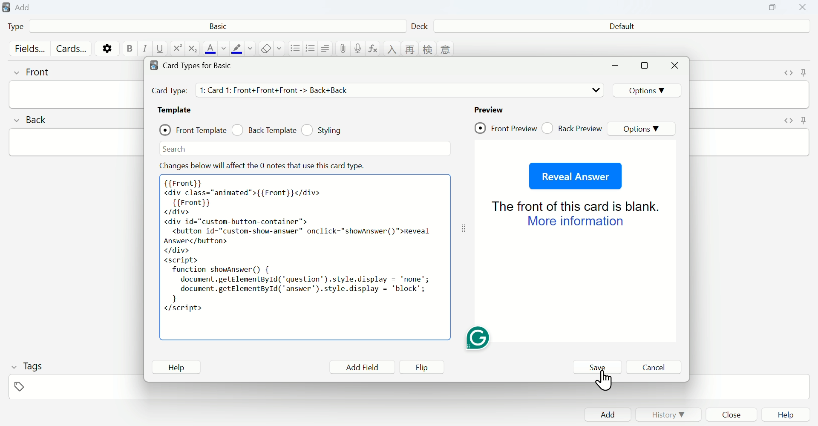  Describe the element at coordinates (32, 366) in the screenshot. I see `Tags` at that location.